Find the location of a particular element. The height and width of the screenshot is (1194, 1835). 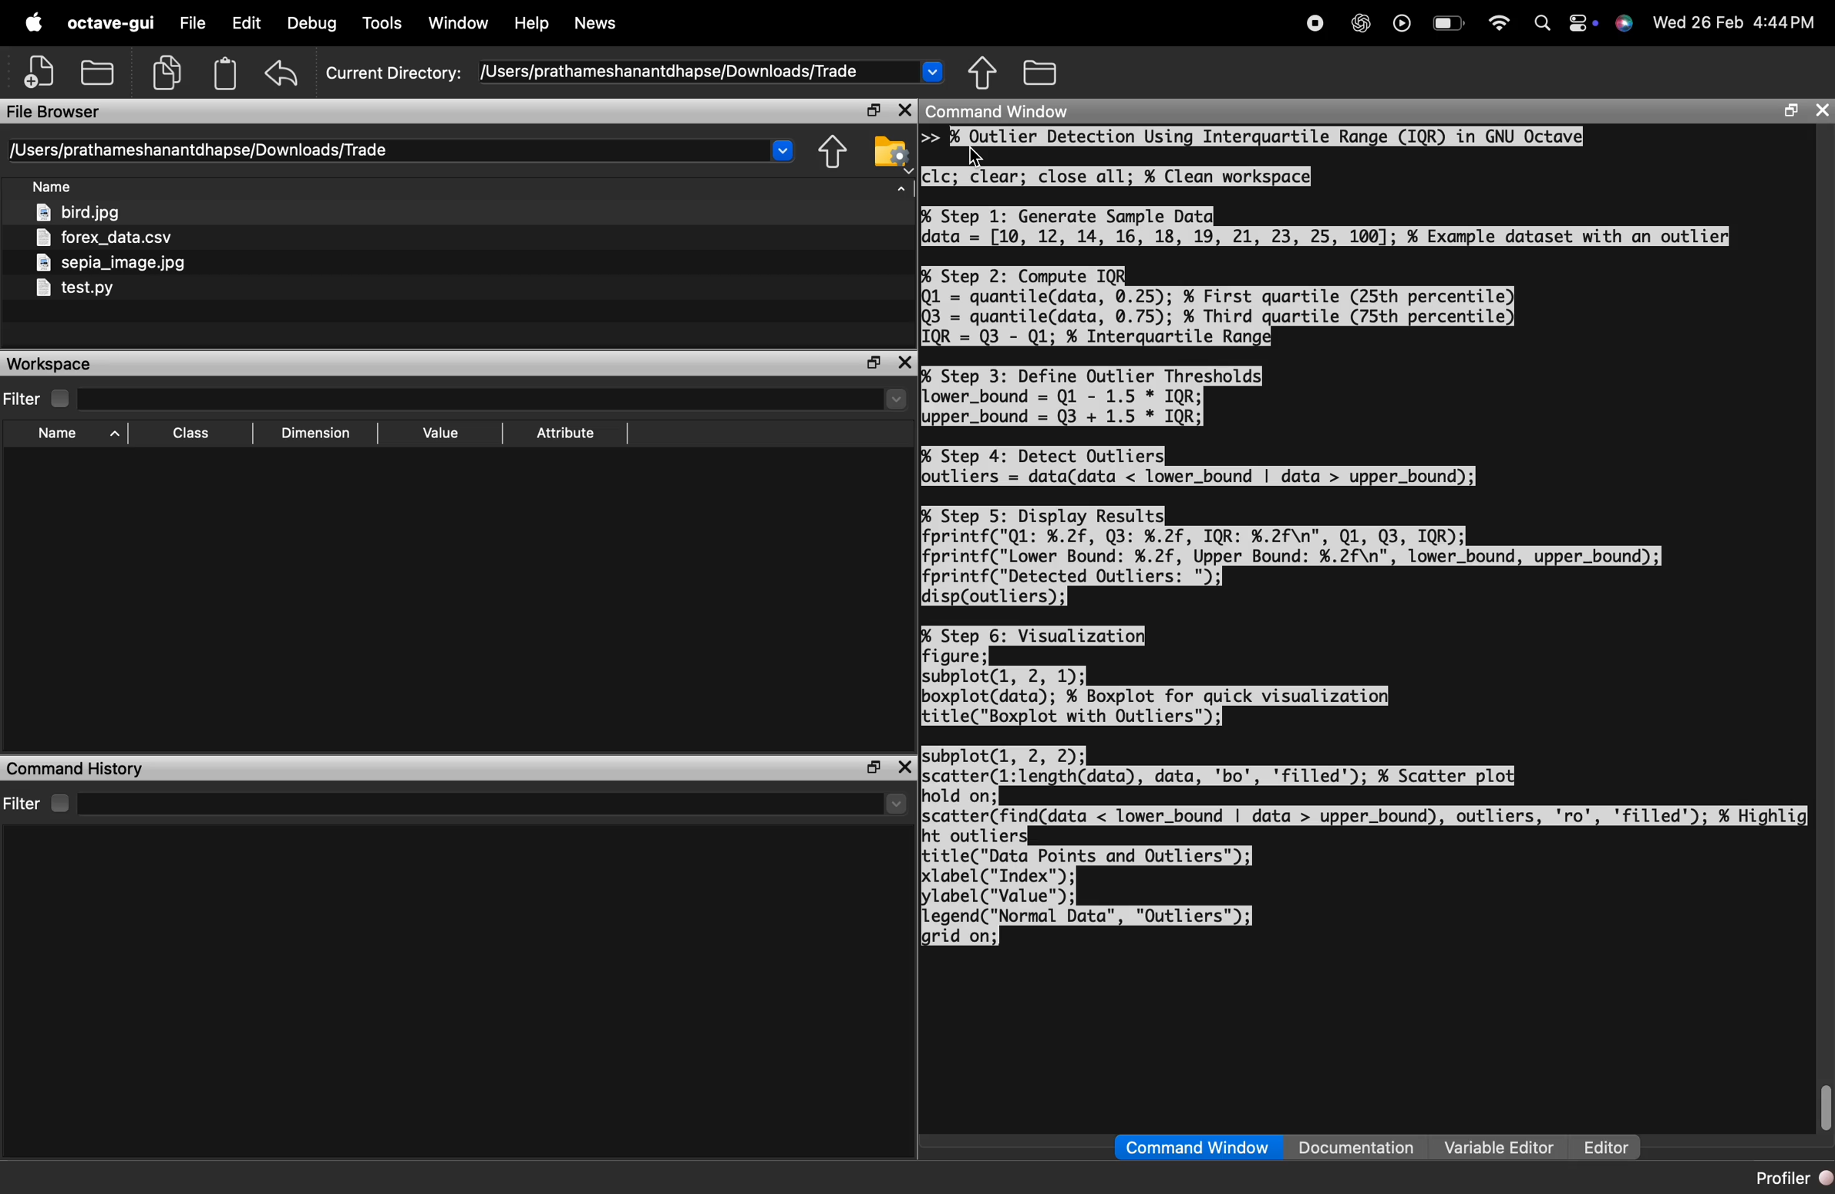

apple is located at coordinates (35, 22).